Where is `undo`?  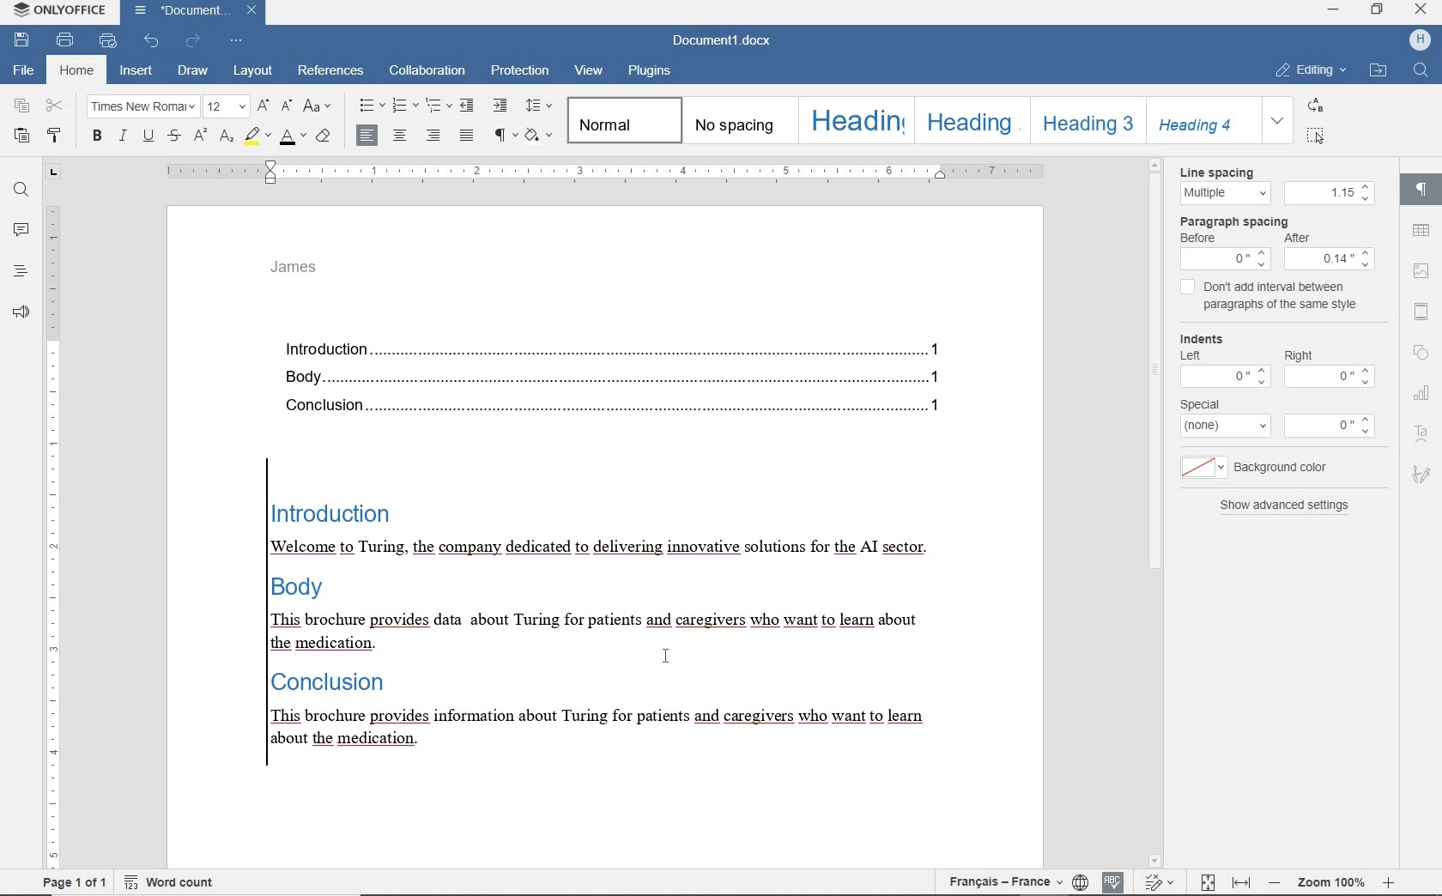
undo is located at coordinates (148, 41).